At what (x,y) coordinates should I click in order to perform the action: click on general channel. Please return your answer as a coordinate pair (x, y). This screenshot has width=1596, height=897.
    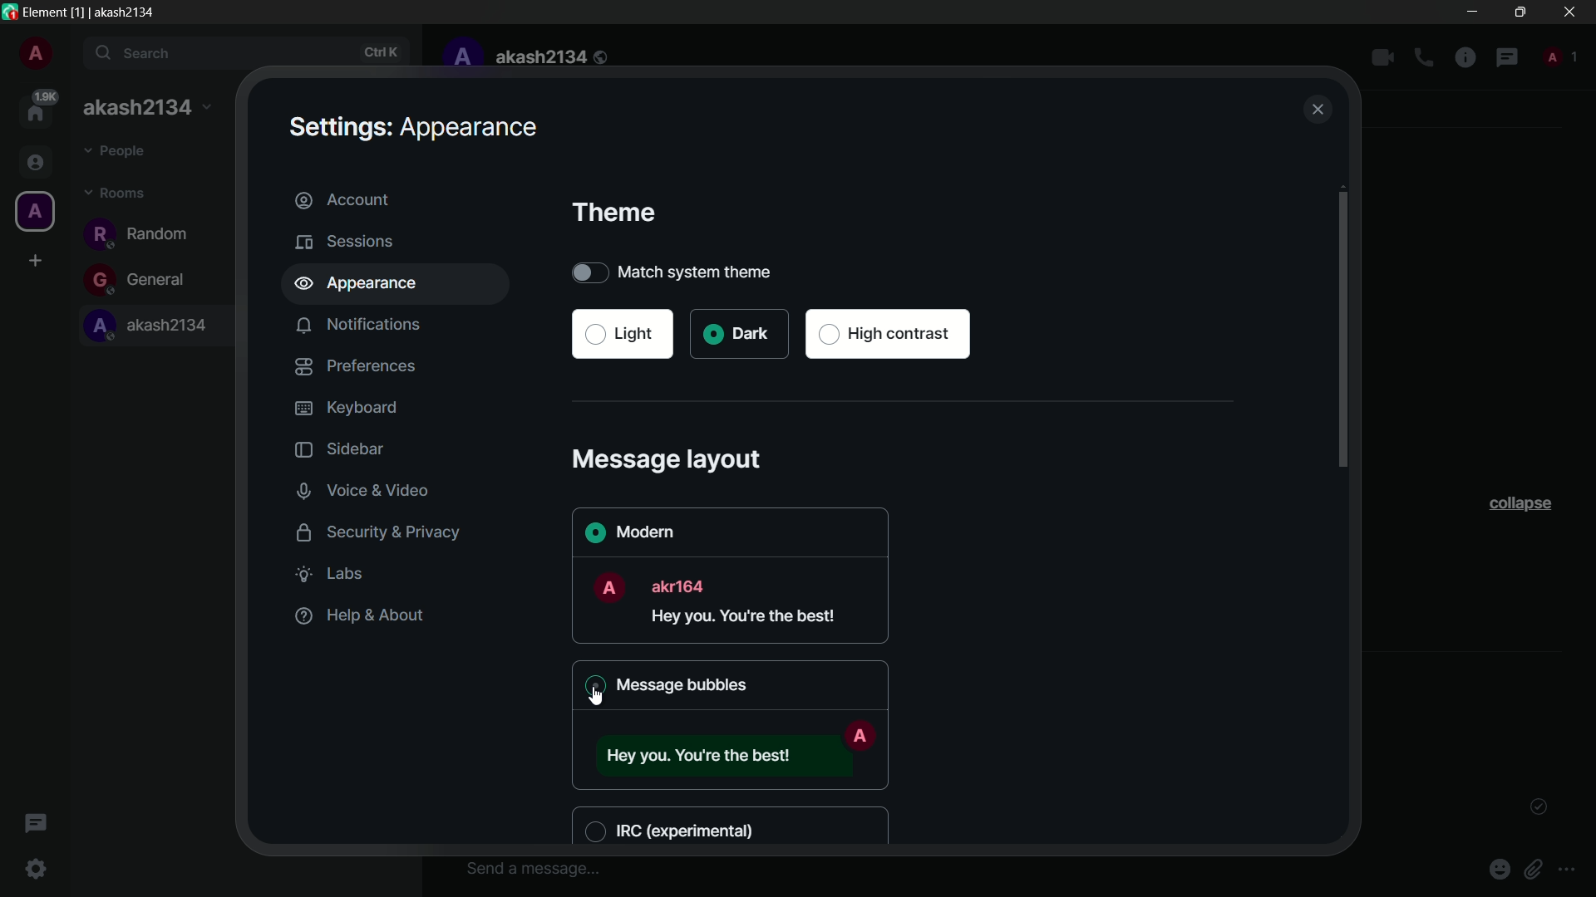
    Looking at the image, I should click on (141, 280).